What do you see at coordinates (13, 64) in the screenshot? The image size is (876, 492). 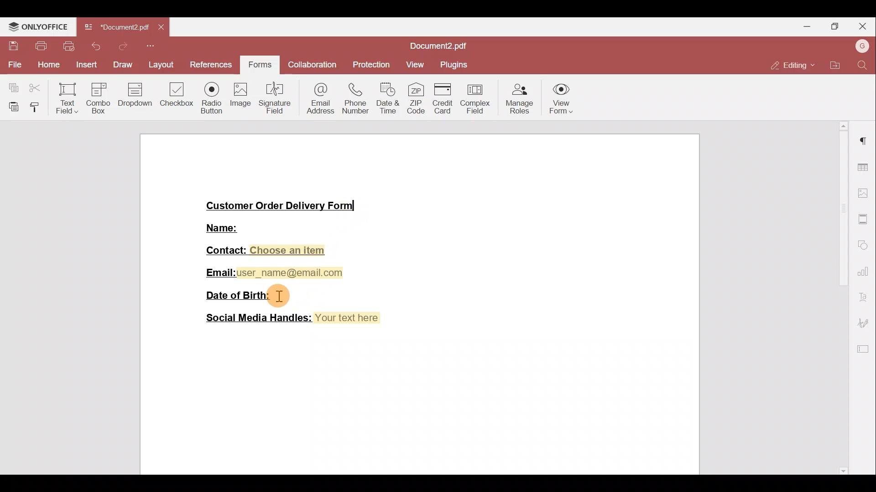 I see `File` at bounding box center [13, 64].